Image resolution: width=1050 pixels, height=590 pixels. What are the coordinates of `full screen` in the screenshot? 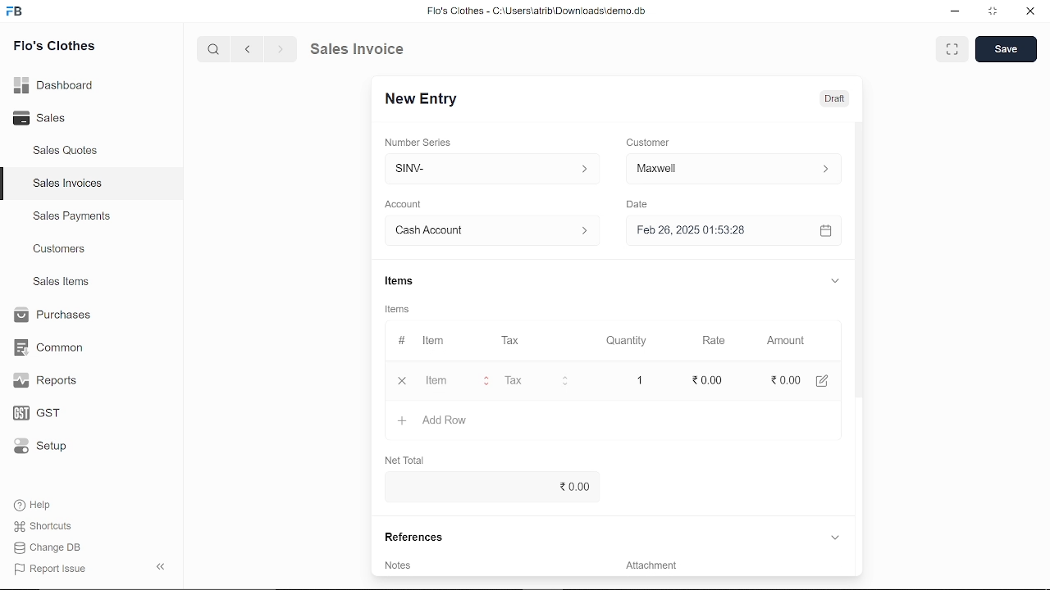 It's located at (952, 49).